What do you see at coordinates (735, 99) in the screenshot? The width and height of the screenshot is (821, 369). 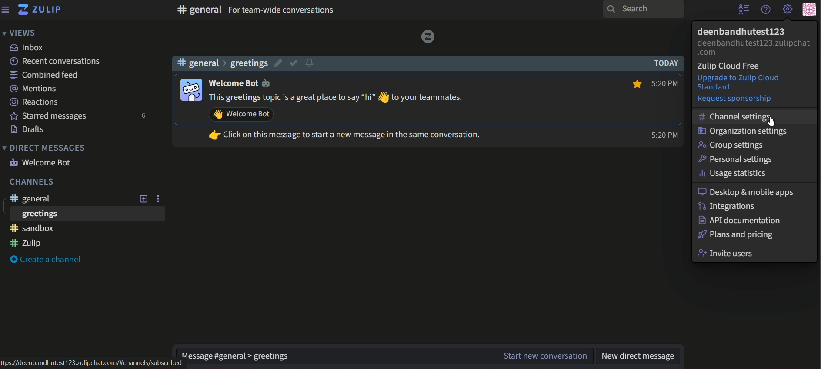 I see `request sponsorship` at bounding box center [735, 99].